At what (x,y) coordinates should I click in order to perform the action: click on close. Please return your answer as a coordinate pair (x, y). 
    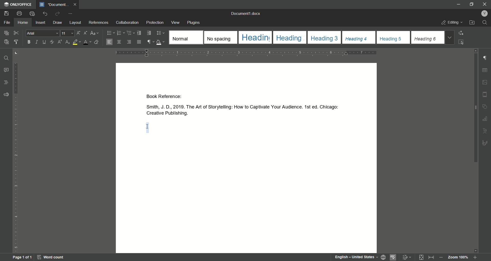
    Looking at the image, I should click on (485, 4).